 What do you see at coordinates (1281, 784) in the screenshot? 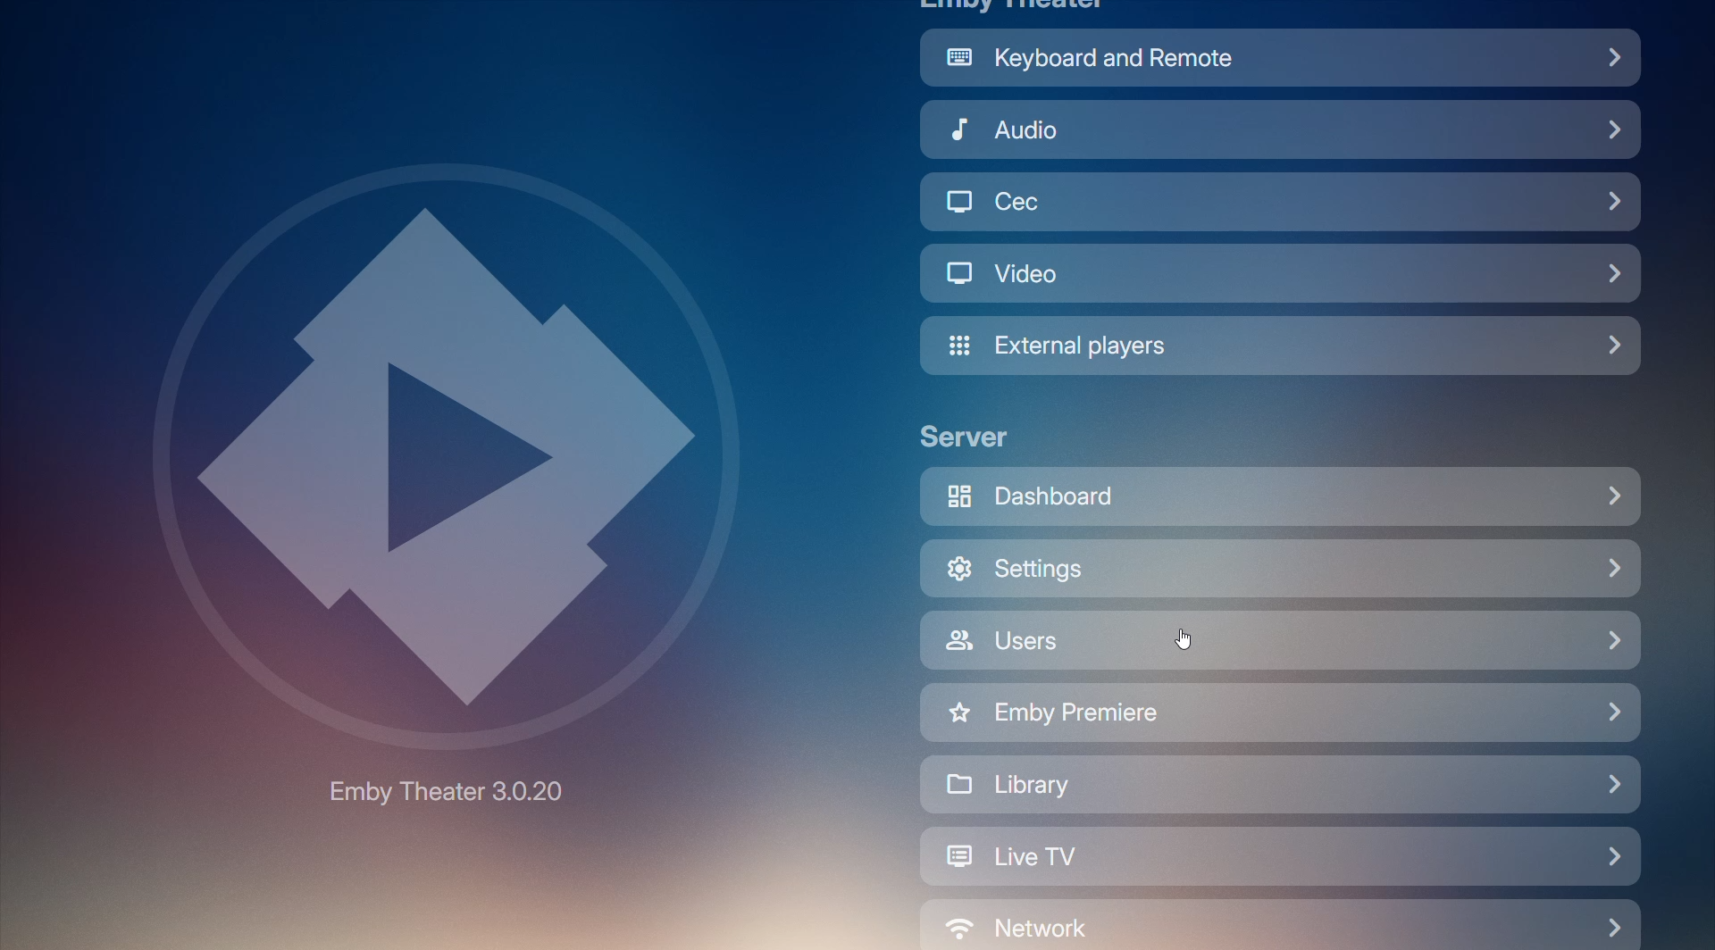
I see `Library` at bounding box center [1281, 784].